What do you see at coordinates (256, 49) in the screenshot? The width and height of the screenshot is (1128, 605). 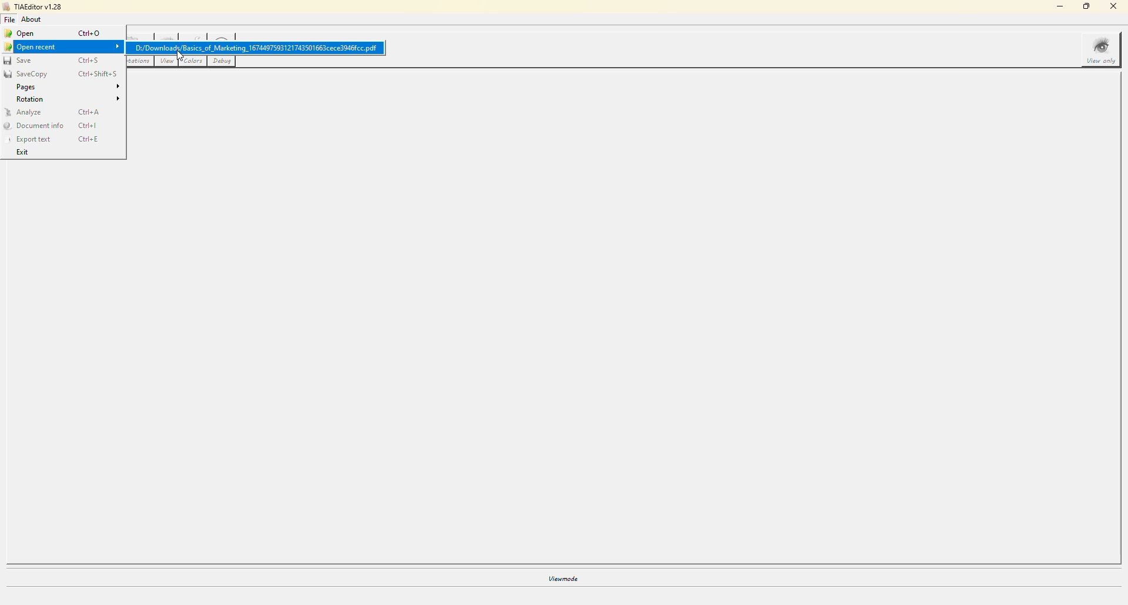 I see `D:/Downloads/Basics_of_Marketing_1674497593121743501663cece3046fcc pdf` at bounding box center [256, 49].